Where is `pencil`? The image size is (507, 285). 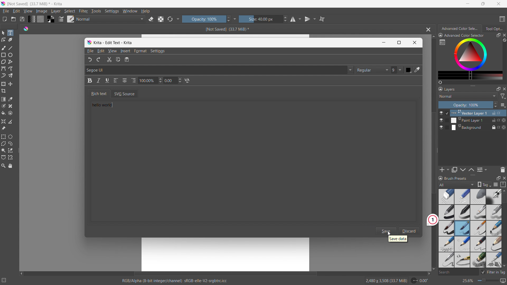
pencil is located at coordinates (494, 260).